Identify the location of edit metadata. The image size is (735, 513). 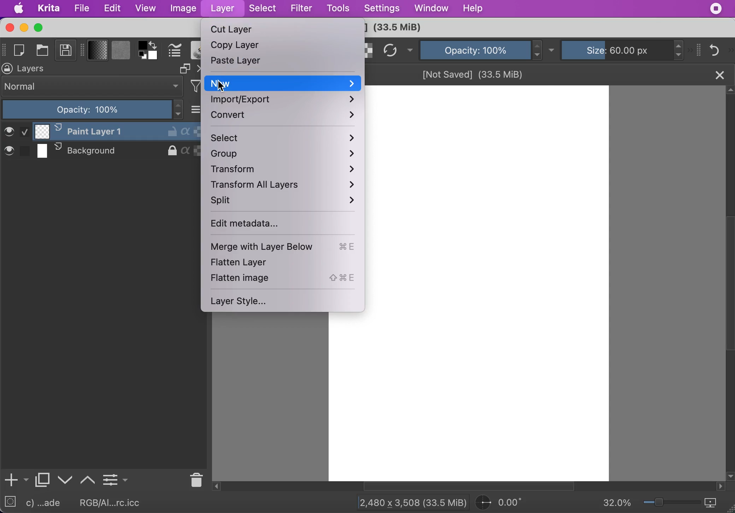
(260, 225).